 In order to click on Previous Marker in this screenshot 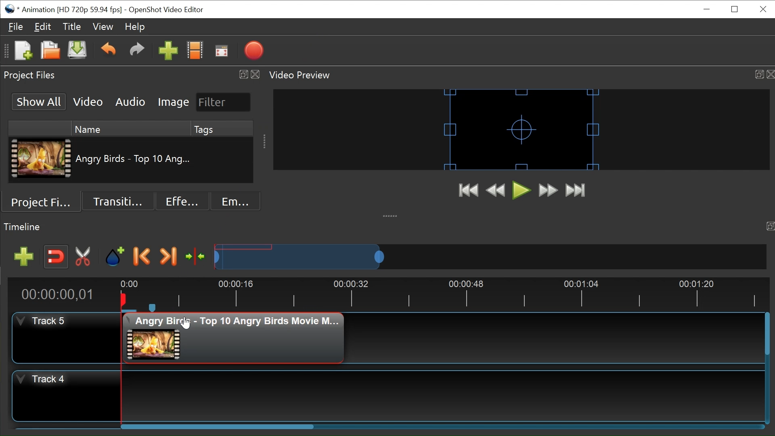, I will do `click(142, 257)`.